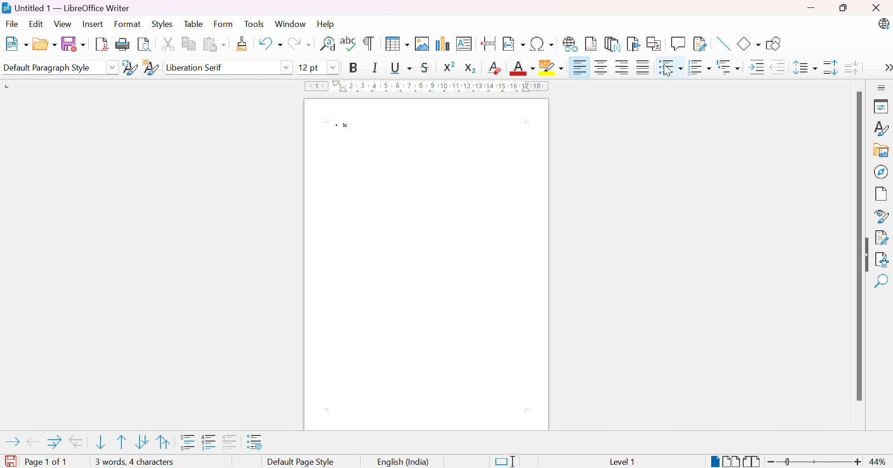 This screenshot has height=468, width=893. I want to click on Insert footnote, so click(589, 44).